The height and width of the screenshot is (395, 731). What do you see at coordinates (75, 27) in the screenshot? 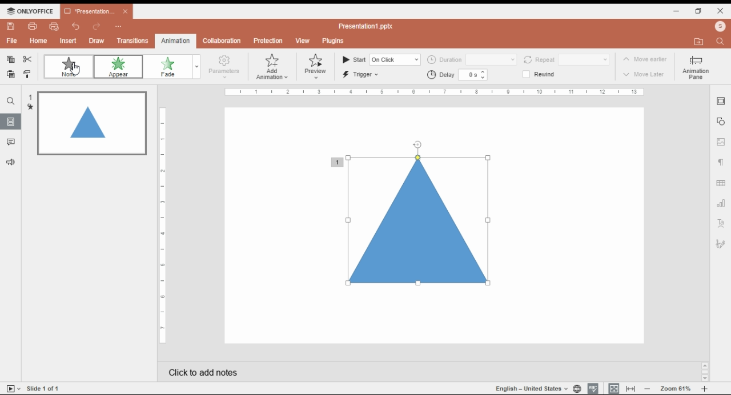
I see `undo` at bounding box center [75, 27].